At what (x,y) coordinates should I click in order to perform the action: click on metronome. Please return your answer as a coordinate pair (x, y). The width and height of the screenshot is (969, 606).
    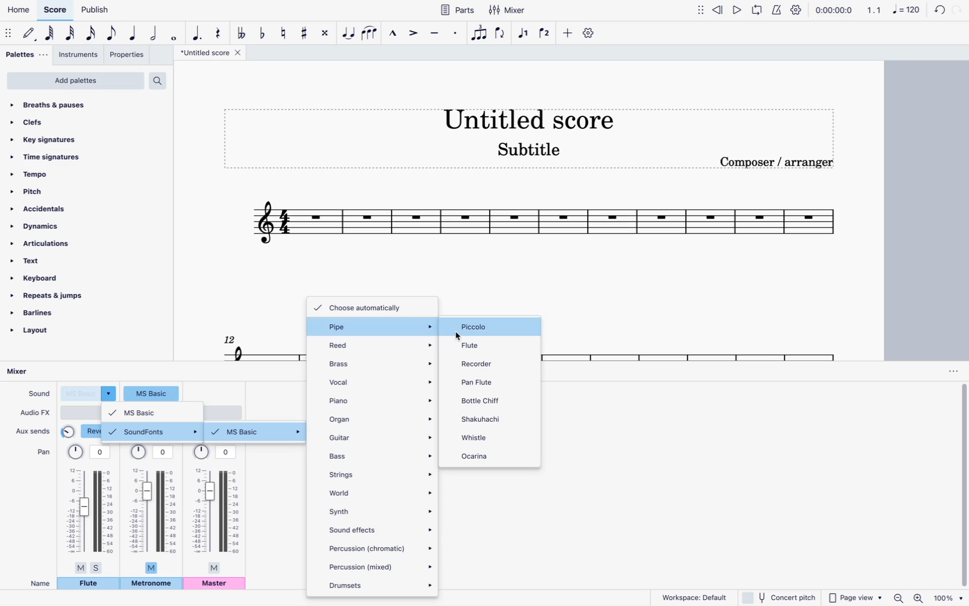
    Looking at the image, I should click on (776, 9).